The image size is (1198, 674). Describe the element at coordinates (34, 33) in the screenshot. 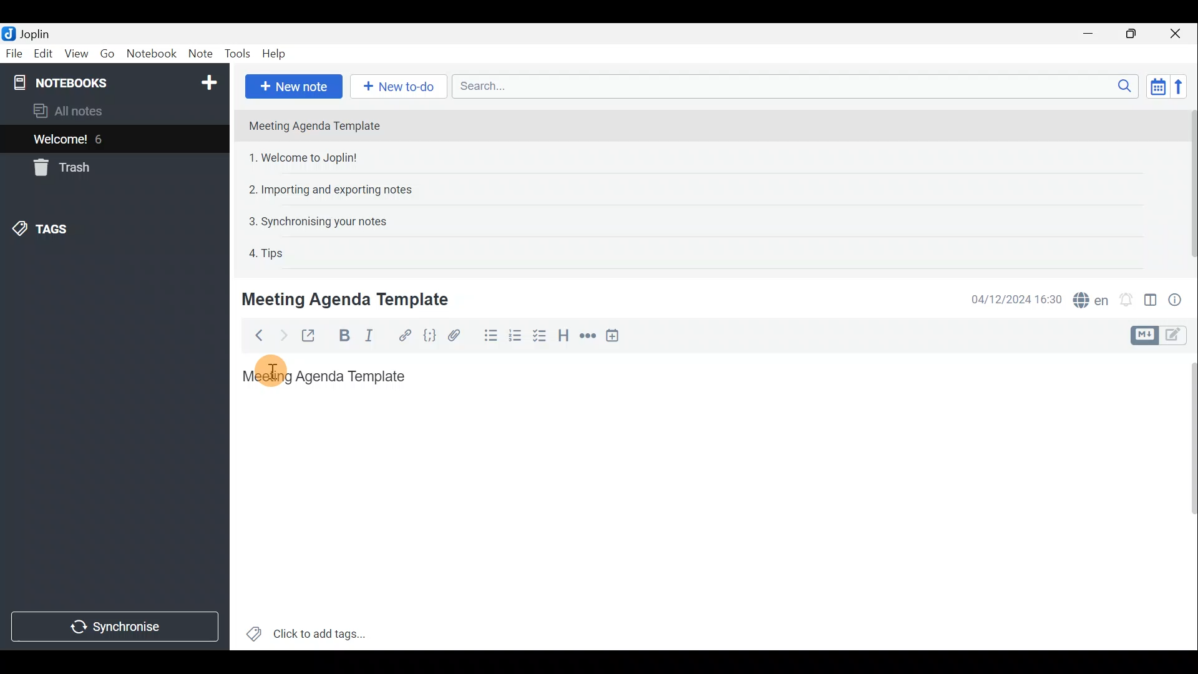

I see `Joplin` at that location.